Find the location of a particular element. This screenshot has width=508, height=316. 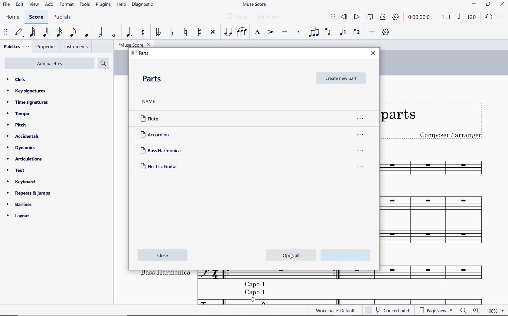

add is located at coordinates (49, 5).